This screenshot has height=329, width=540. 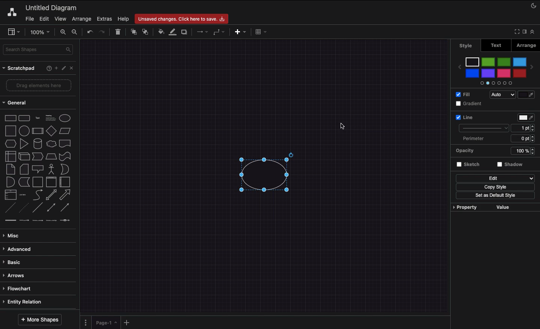 What do you see at coordinates (469, 104) in the screenshot?
I see `Gradient` at bounding box center [469, 104].